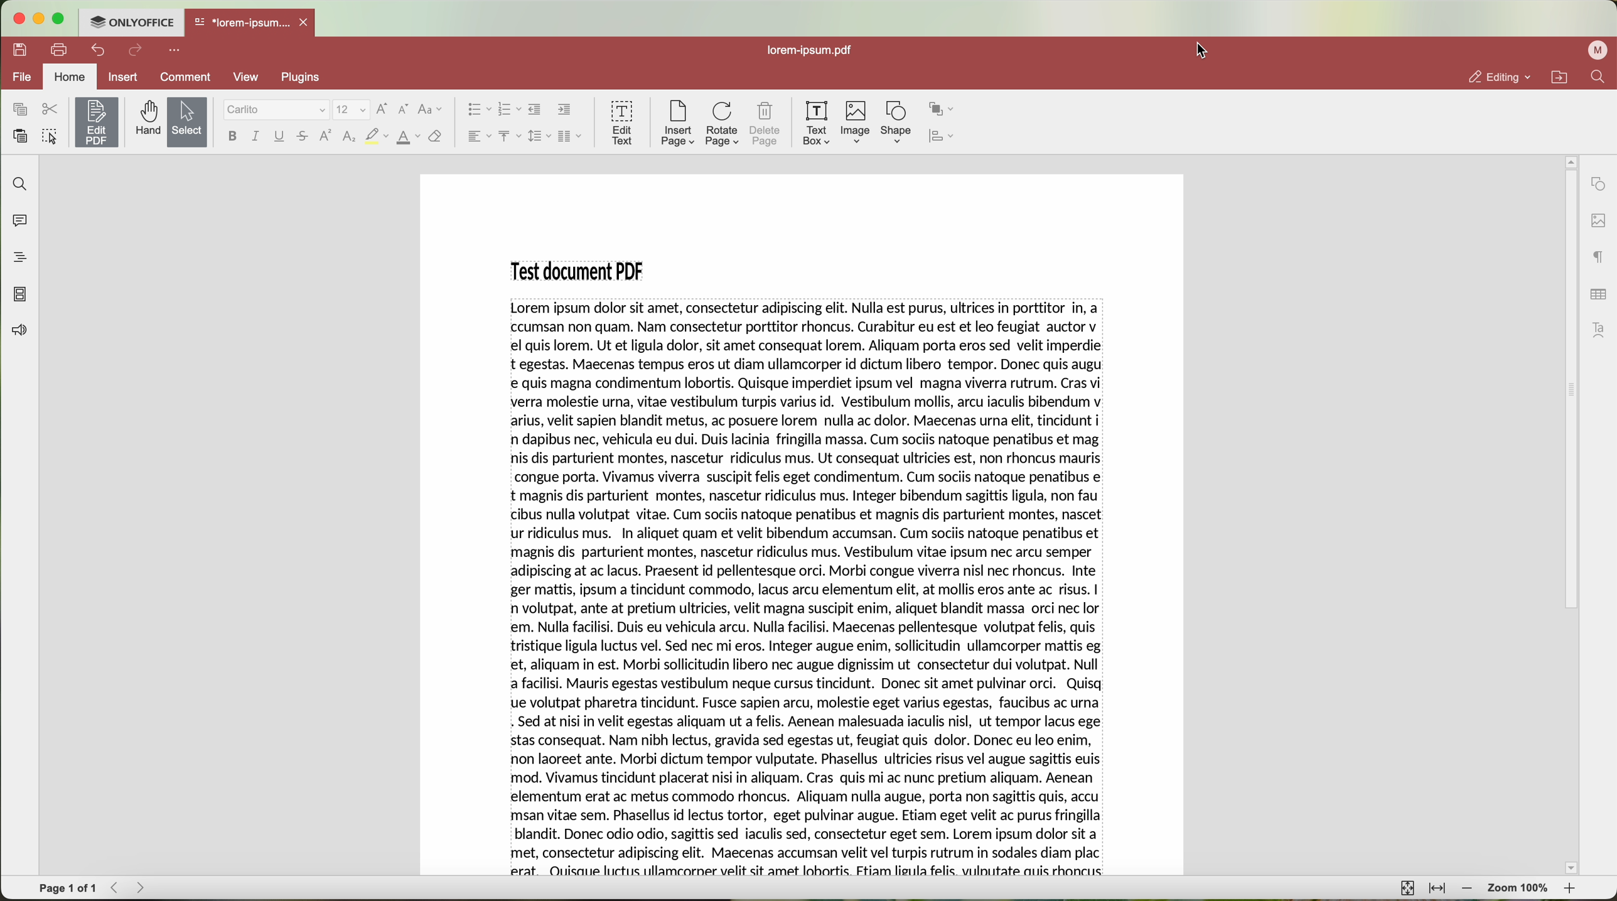 The height and width of the screenshot is (901, 1617). Describe the element at coordinates (819, 123) in the screenshot. I see `text box` at that location.